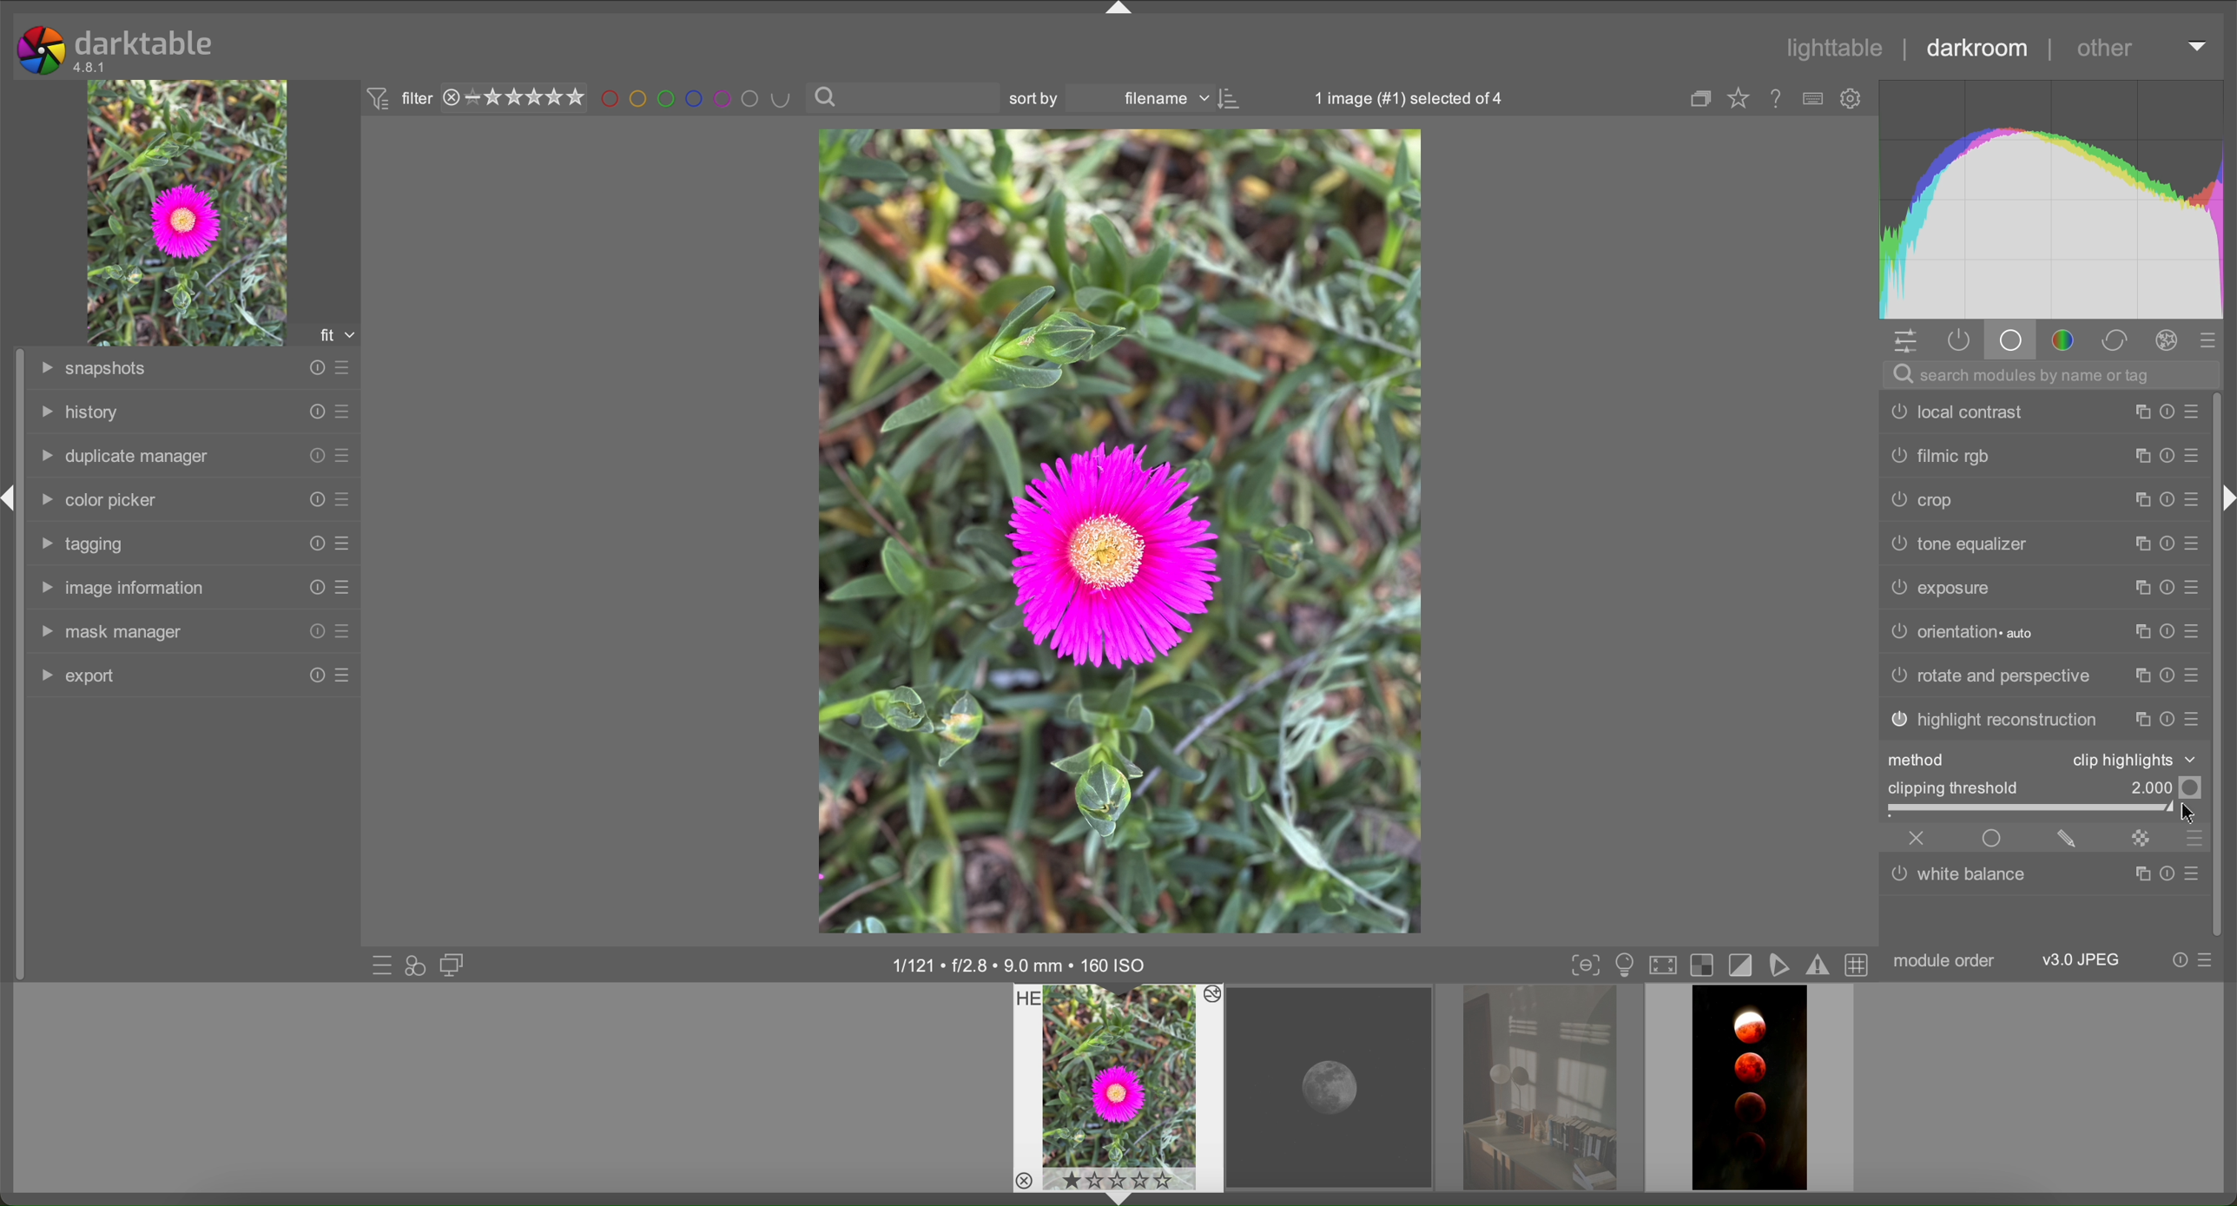 This screenshot has height=1206, width=2237. I want to click on reset presets, so click(2163, 678).